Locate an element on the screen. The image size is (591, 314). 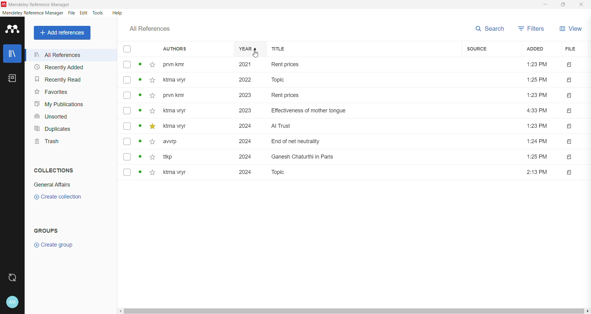
select is located at coordinates (127, 126).